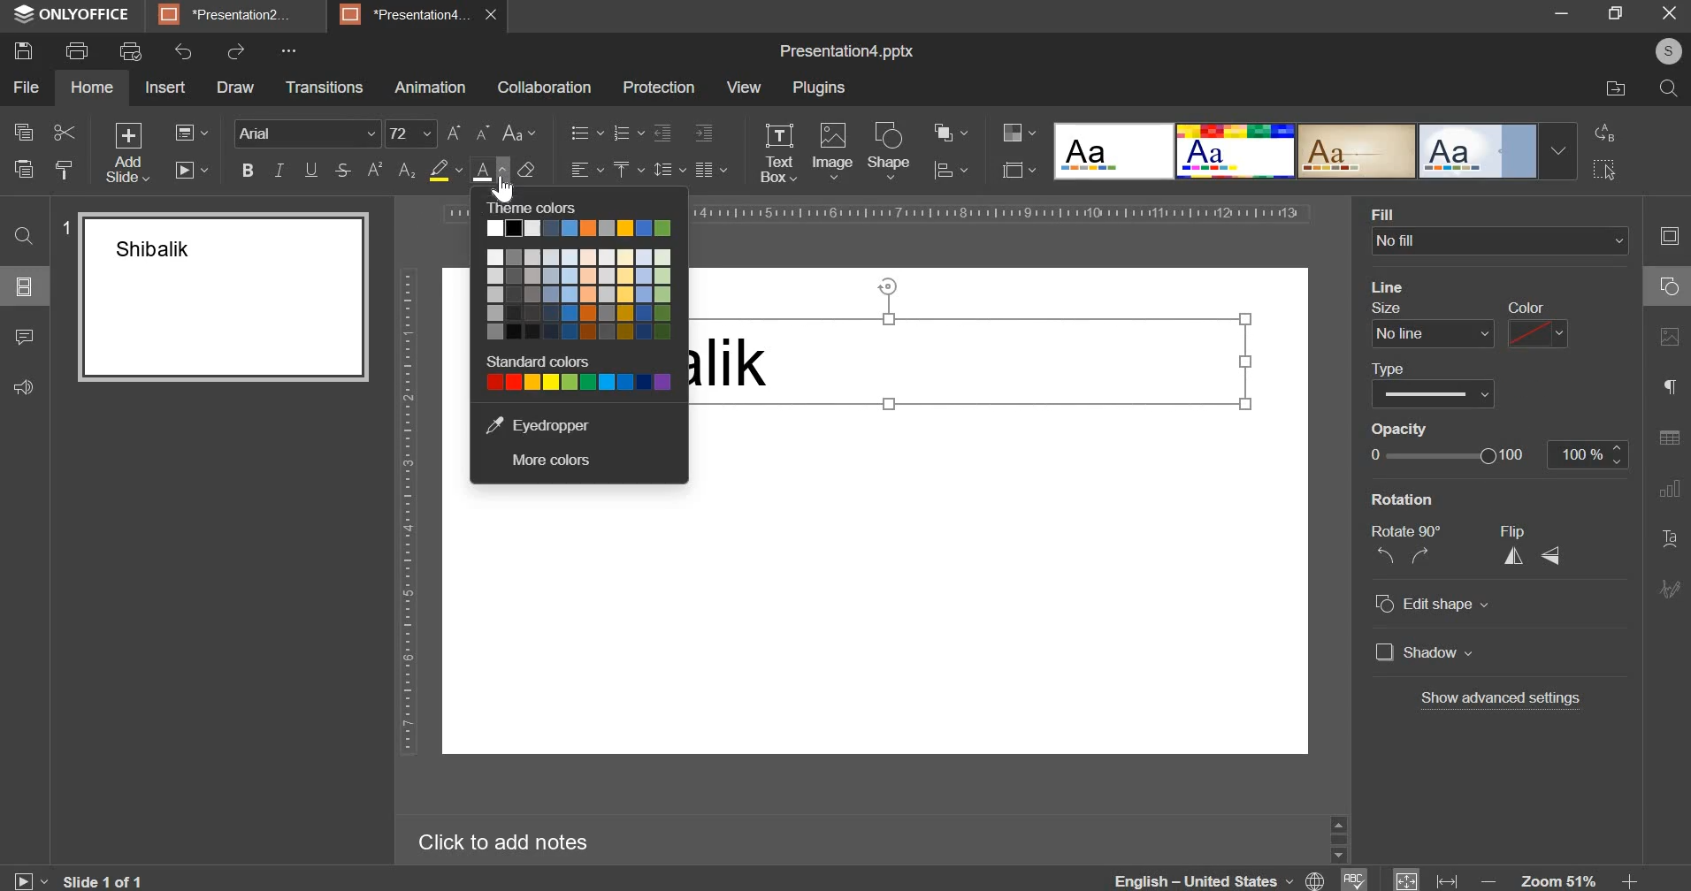 This screenshot has width=1691, height=891. Describe the element at coordinates (1498, 699) in the screenshot. I see `show advanced settings` at that location.